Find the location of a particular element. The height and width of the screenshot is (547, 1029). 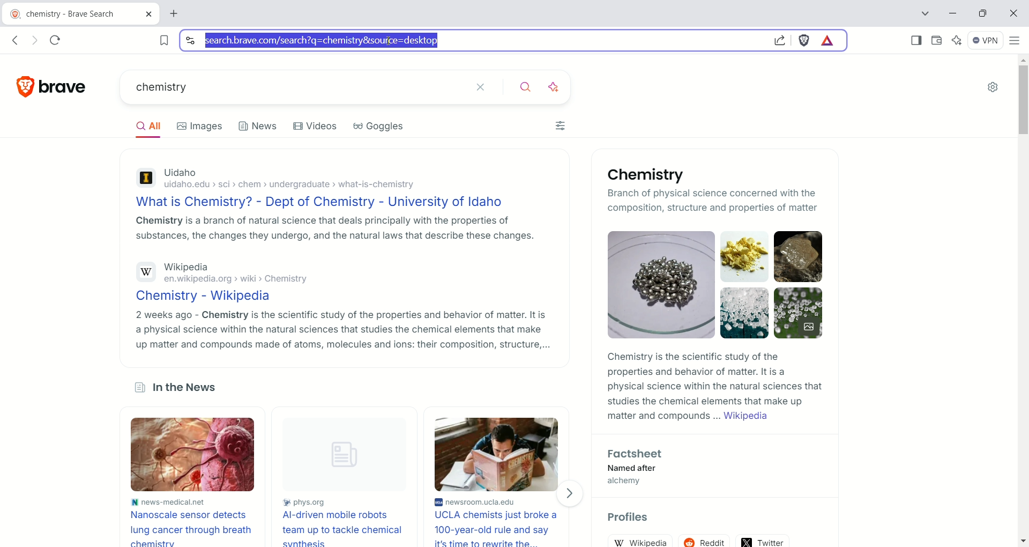

Chemistry - Wikipedia is located at coordinates (207, 296).